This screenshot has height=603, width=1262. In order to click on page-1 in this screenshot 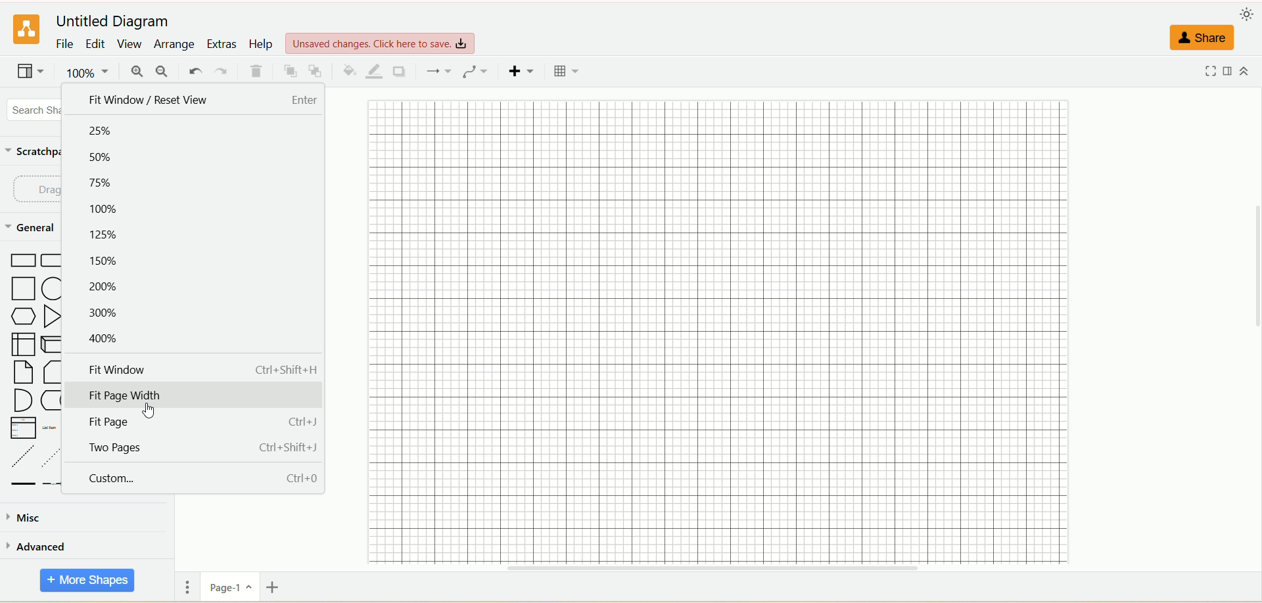, I will do `click(232, 587)`.